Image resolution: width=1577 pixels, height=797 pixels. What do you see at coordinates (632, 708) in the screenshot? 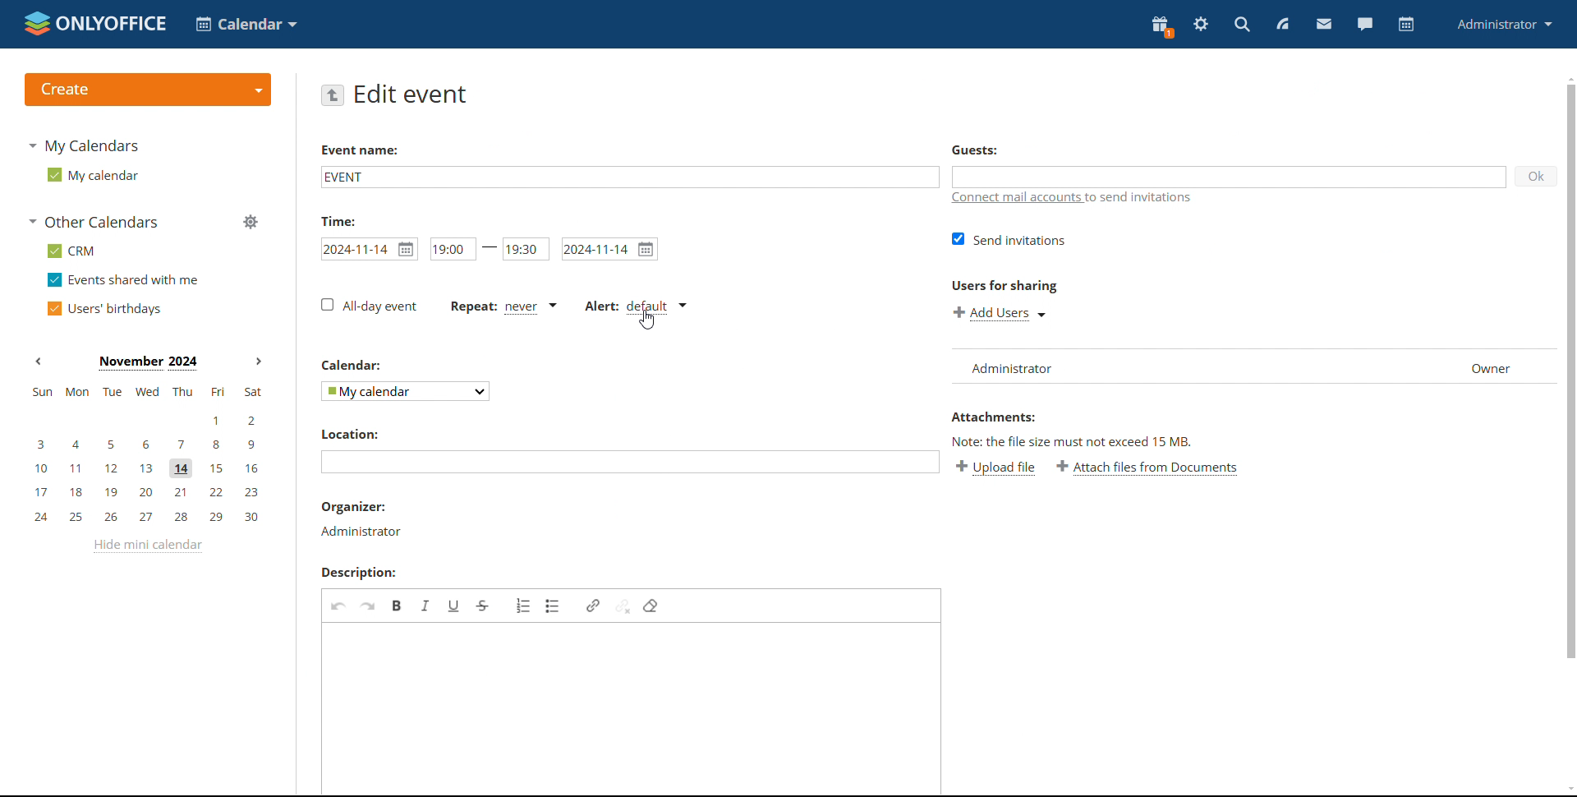
I see `edit description` at bounding box center [632, 708].